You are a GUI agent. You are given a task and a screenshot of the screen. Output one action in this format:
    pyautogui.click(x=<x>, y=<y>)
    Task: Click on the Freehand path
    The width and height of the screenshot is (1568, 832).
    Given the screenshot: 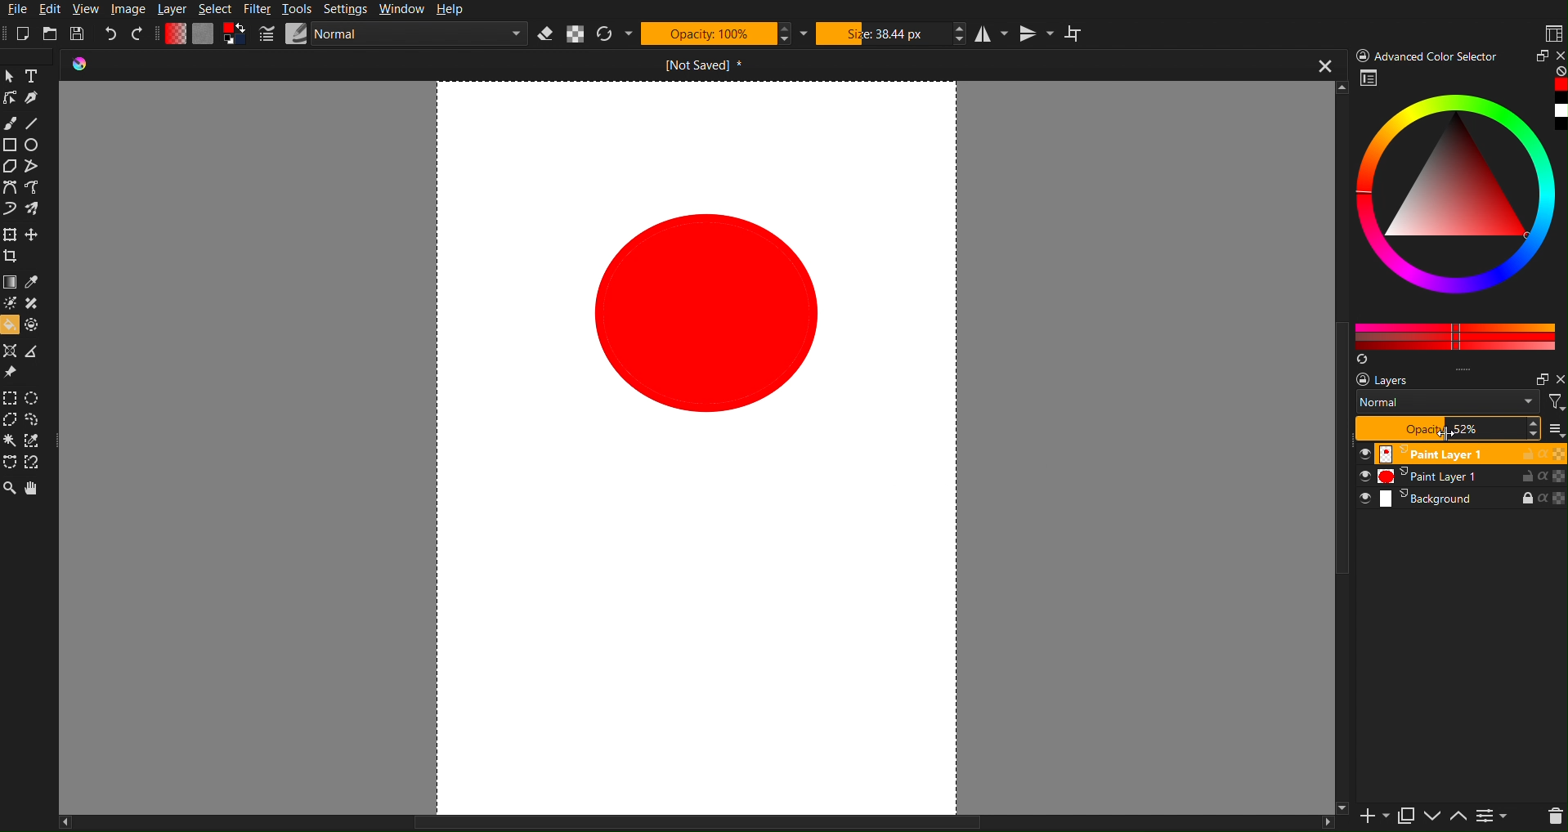 What is the action you would take?
    pyautogui.click(x=33, y=187)
    